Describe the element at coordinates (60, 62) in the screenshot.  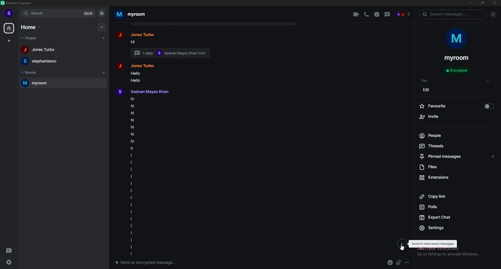
I see `stephaniesoo` at that location.